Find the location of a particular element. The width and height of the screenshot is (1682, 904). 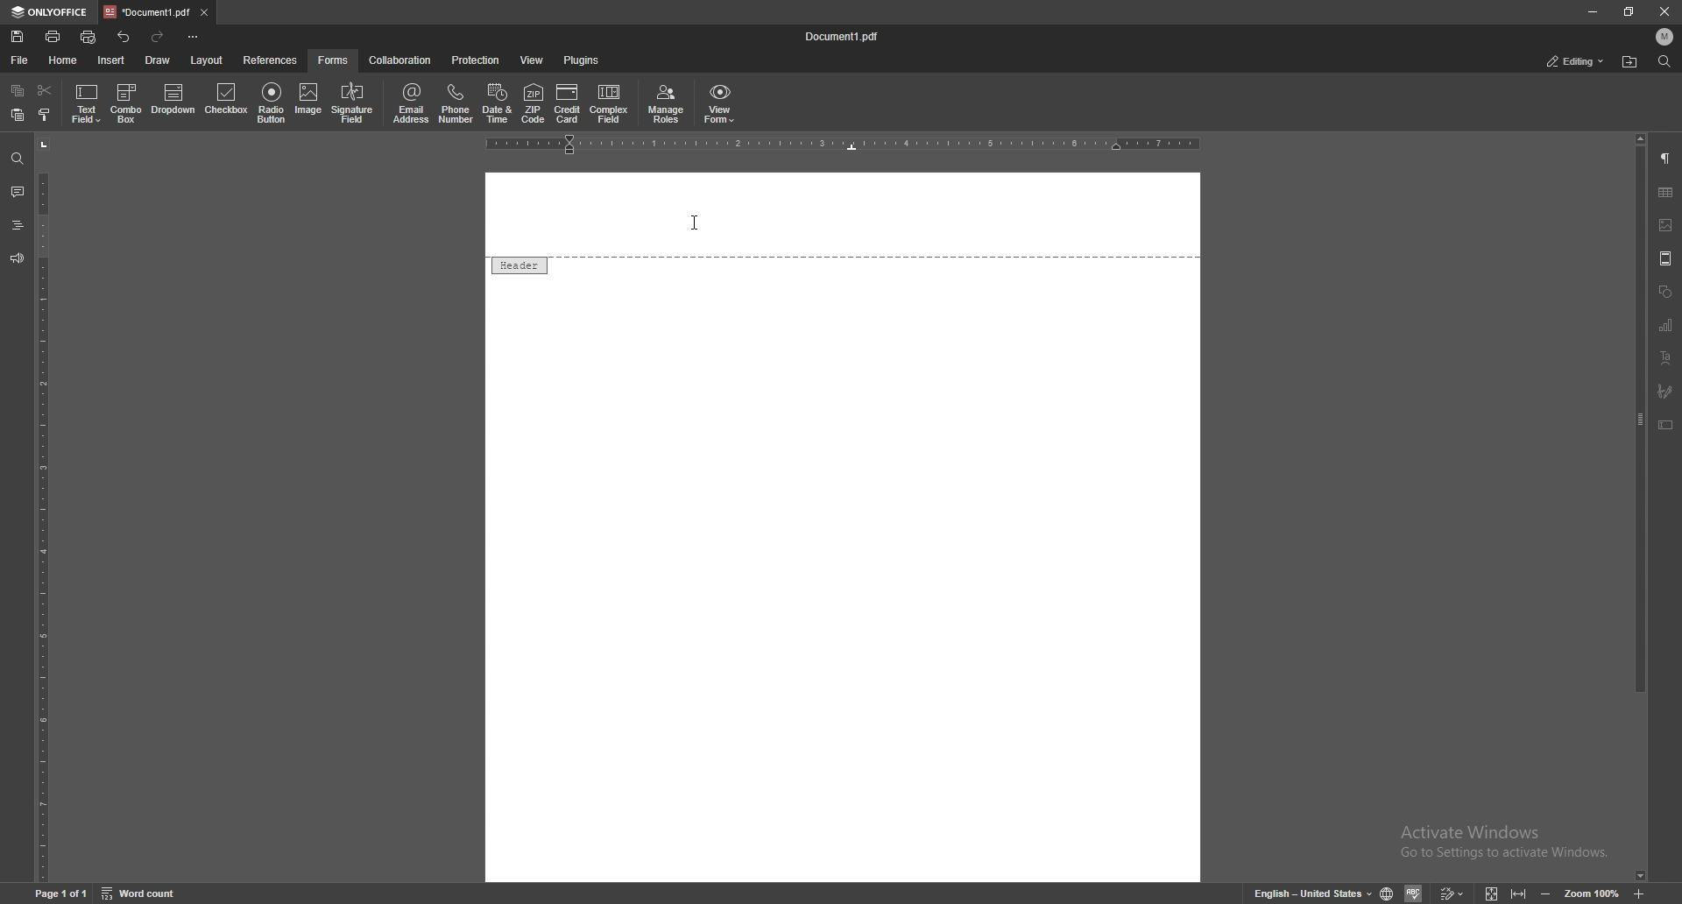

home is located at coordinates (64, 60).